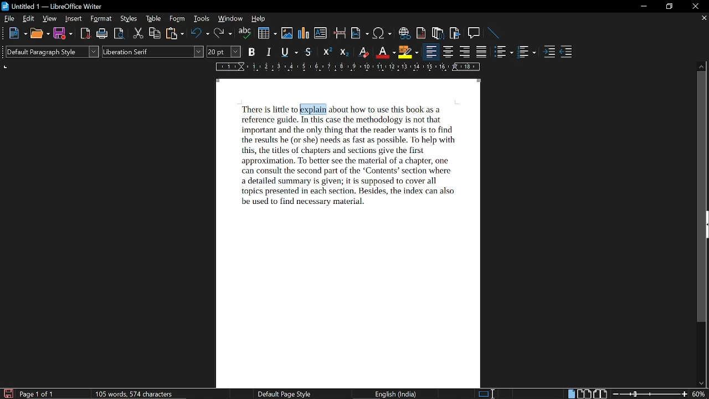  I want to click on single page view, so click(571, 394).